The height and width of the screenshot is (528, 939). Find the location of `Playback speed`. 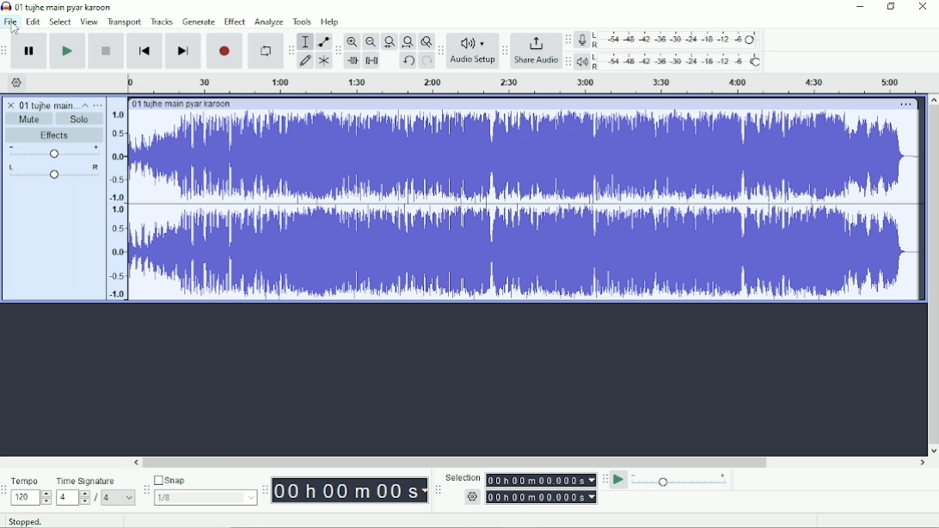

Playback speed is located at coordinates (681, 480).